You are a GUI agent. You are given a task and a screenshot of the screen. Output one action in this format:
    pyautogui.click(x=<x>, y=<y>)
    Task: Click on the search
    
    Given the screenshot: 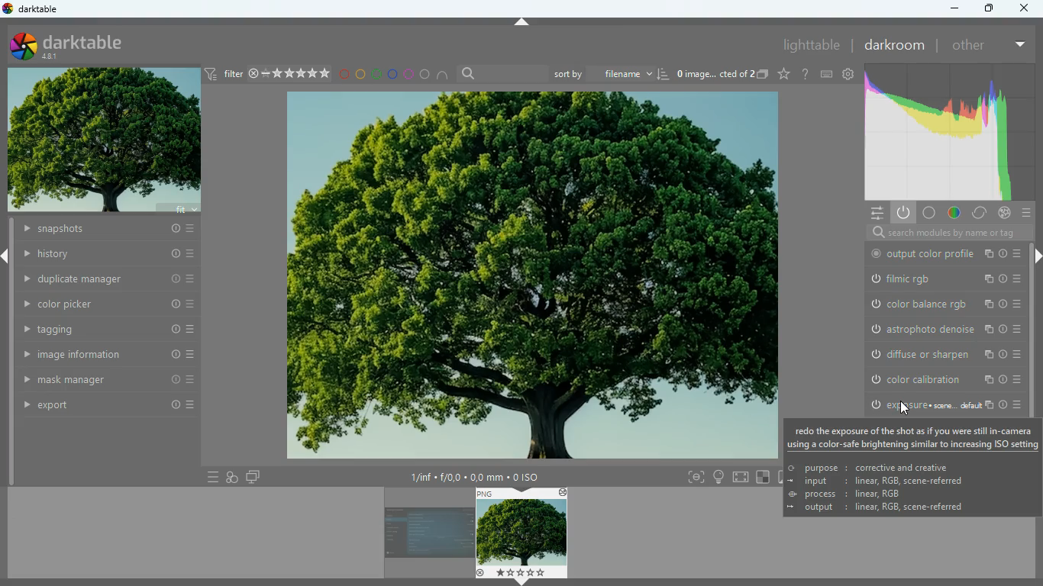 What is the action you would take?
    pyautogui.click(x=943, y=232)
    